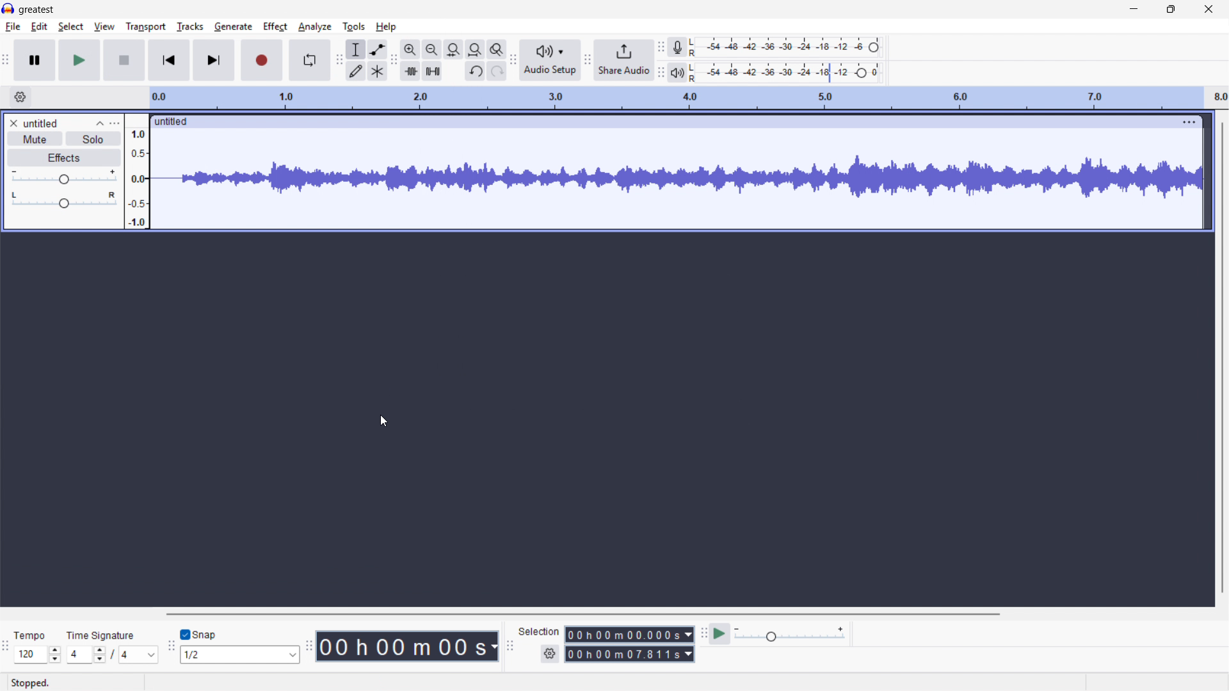  What do you see at coordinates (37, 11) in the screenshot?
I see `project title changed` at bounding box center [37, 11].